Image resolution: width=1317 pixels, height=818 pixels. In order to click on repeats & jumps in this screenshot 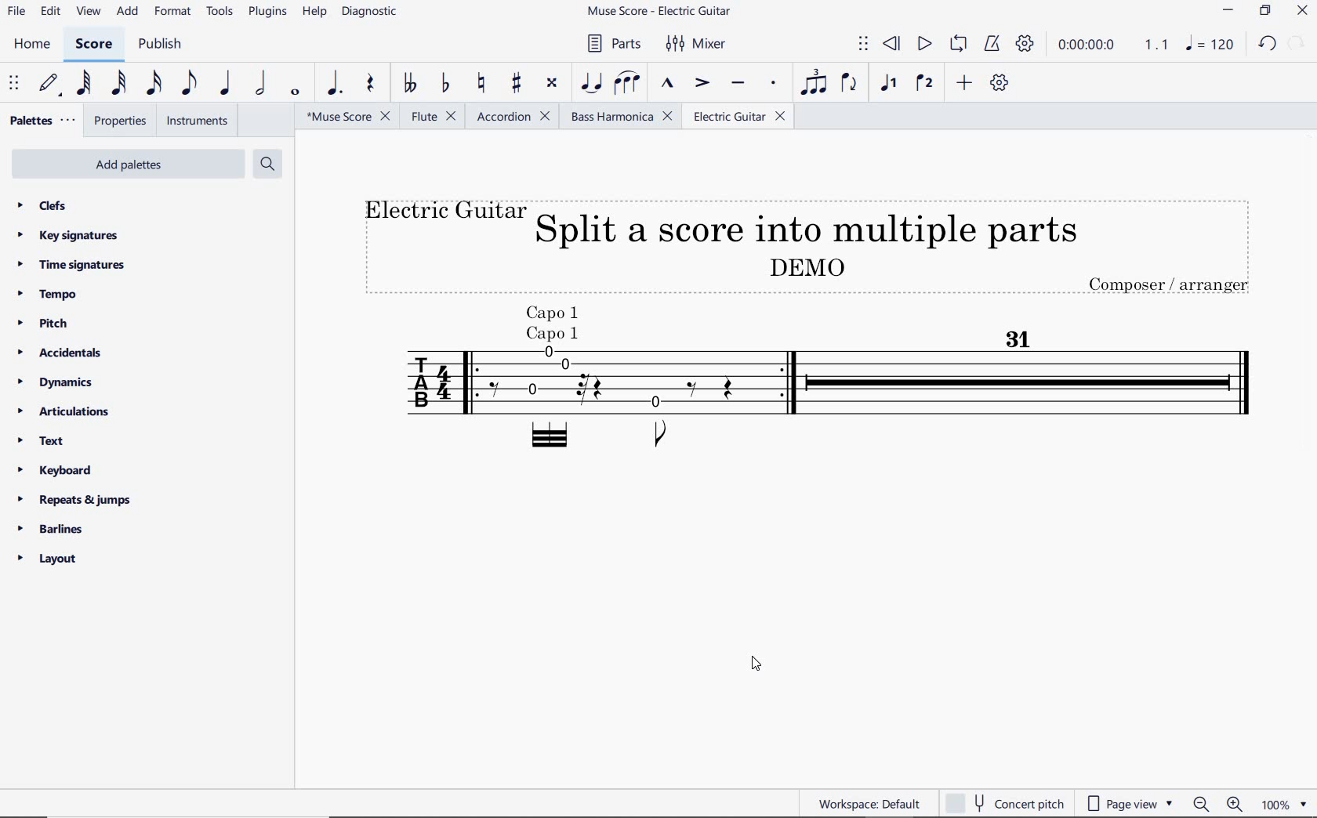, I will do `click(78, 501)`.